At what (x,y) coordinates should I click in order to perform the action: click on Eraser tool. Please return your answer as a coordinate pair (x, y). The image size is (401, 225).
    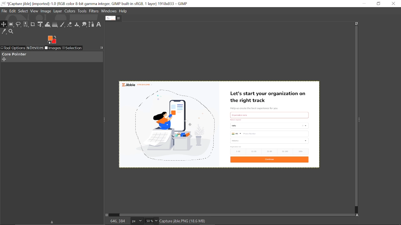
    Looking at the image, I should click on (70, 25).